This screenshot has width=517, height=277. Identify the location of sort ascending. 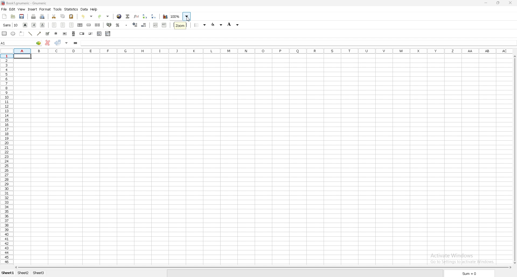
(145, 16).